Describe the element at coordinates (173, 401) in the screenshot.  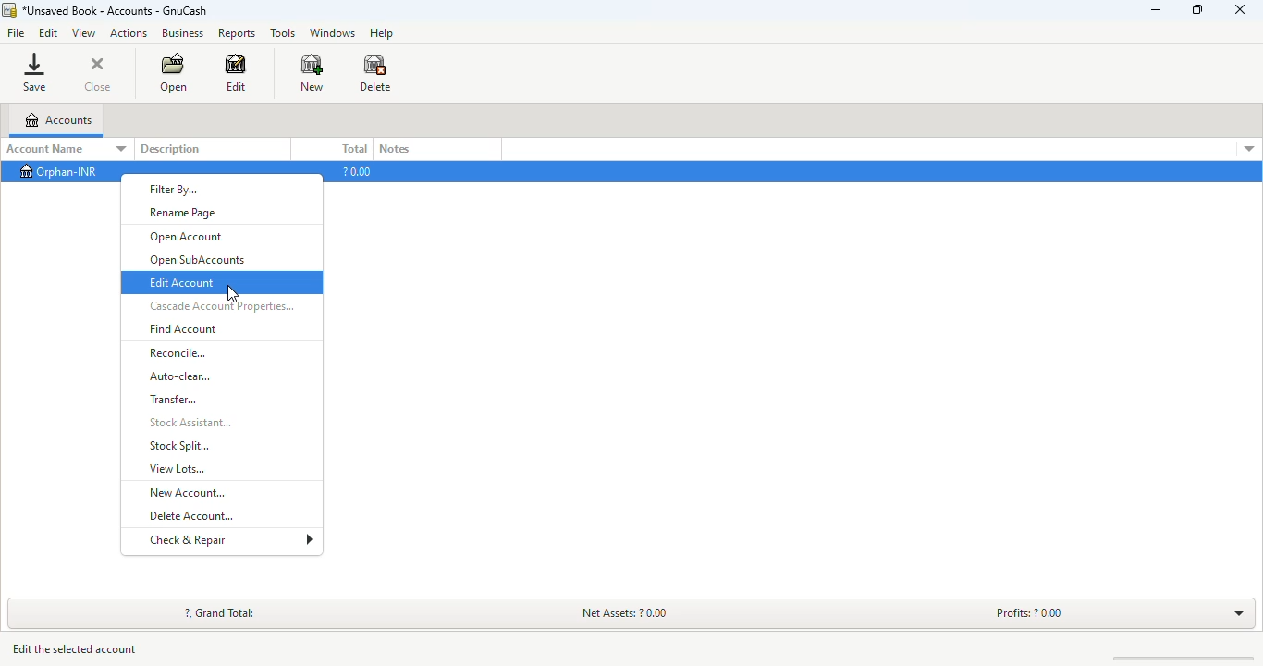
I see `transfer` at that location.